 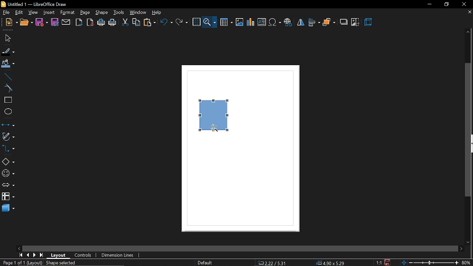 I want to click on line, so click(x=7, y=76).